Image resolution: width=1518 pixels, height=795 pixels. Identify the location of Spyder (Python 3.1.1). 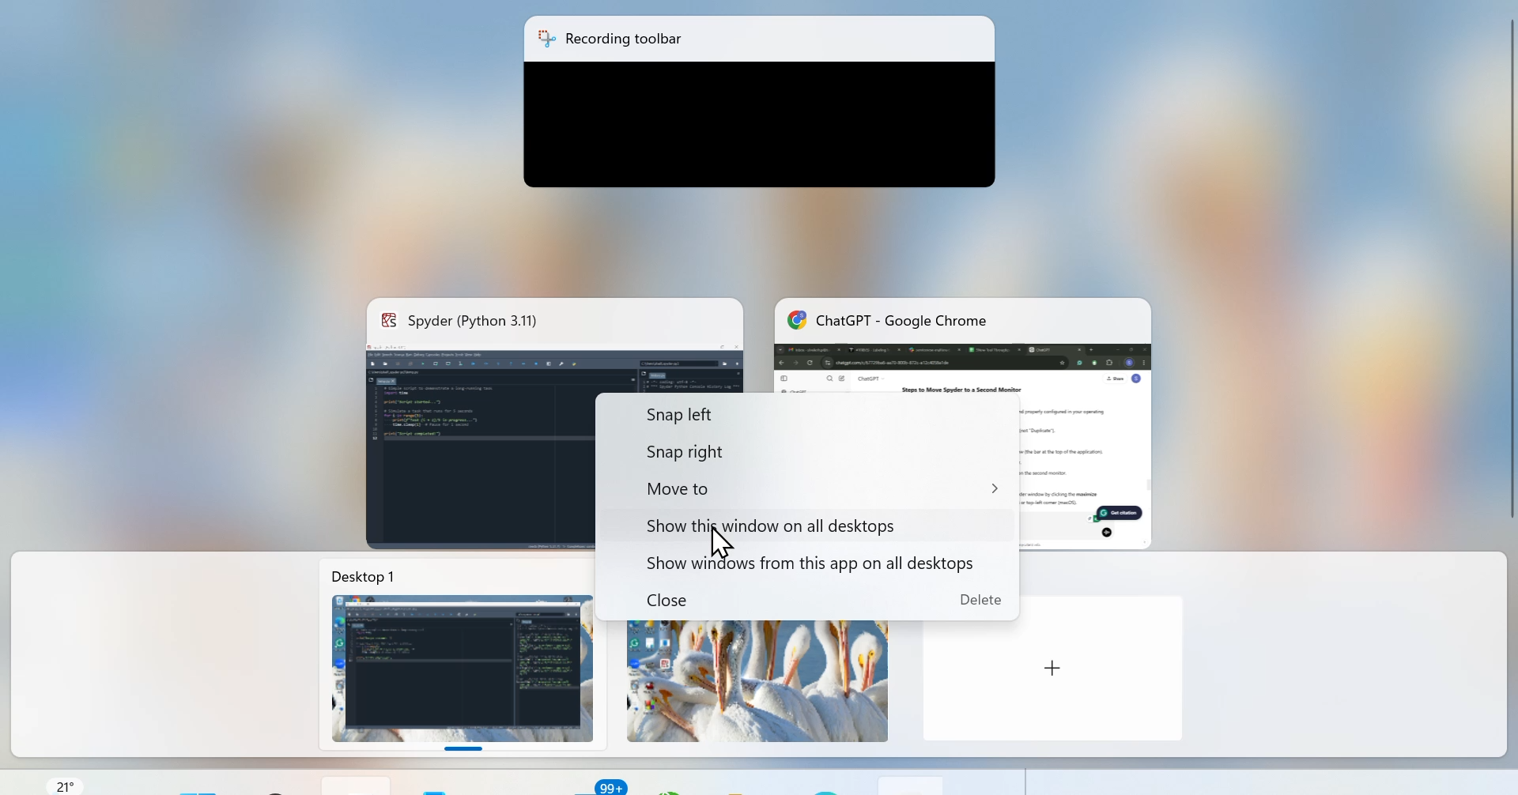
(554, 324).